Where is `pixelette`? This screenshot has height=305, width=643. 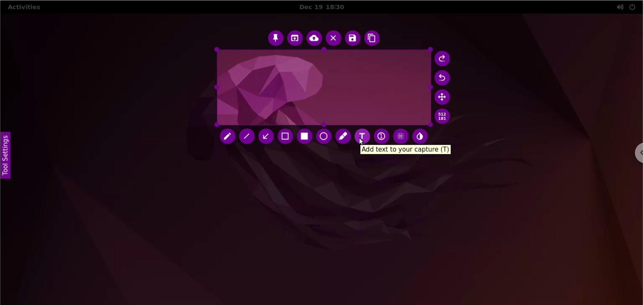 pixelette is located at coordinates (401, 135).